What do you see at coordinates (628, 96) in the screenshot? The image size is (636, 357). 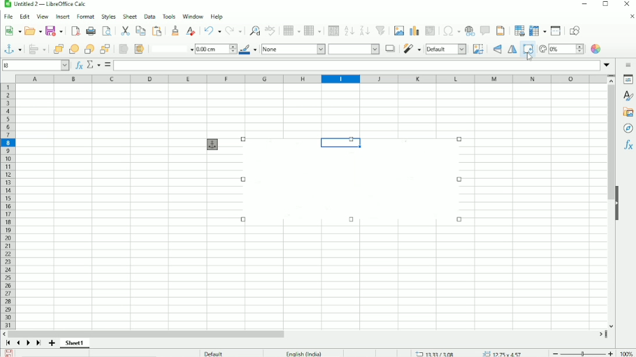 I see `Styles` at bounding box center [628, 96].